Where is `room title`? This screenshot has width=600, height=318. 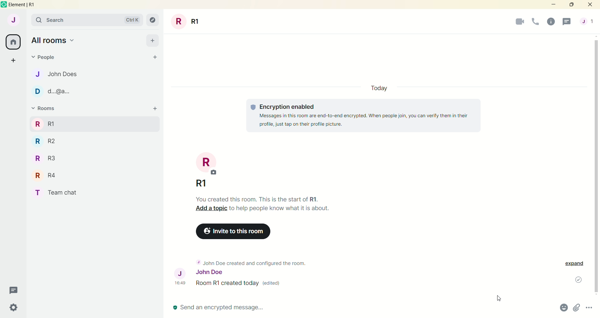
room title is located at coordinates (186, 21).